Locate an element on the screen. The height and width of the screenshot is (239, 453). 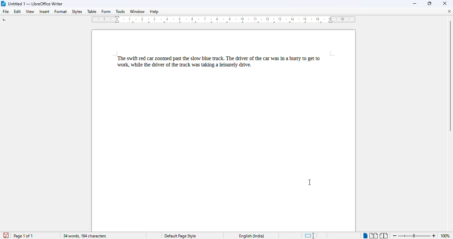
cursor is located at coordinates (310, 182).